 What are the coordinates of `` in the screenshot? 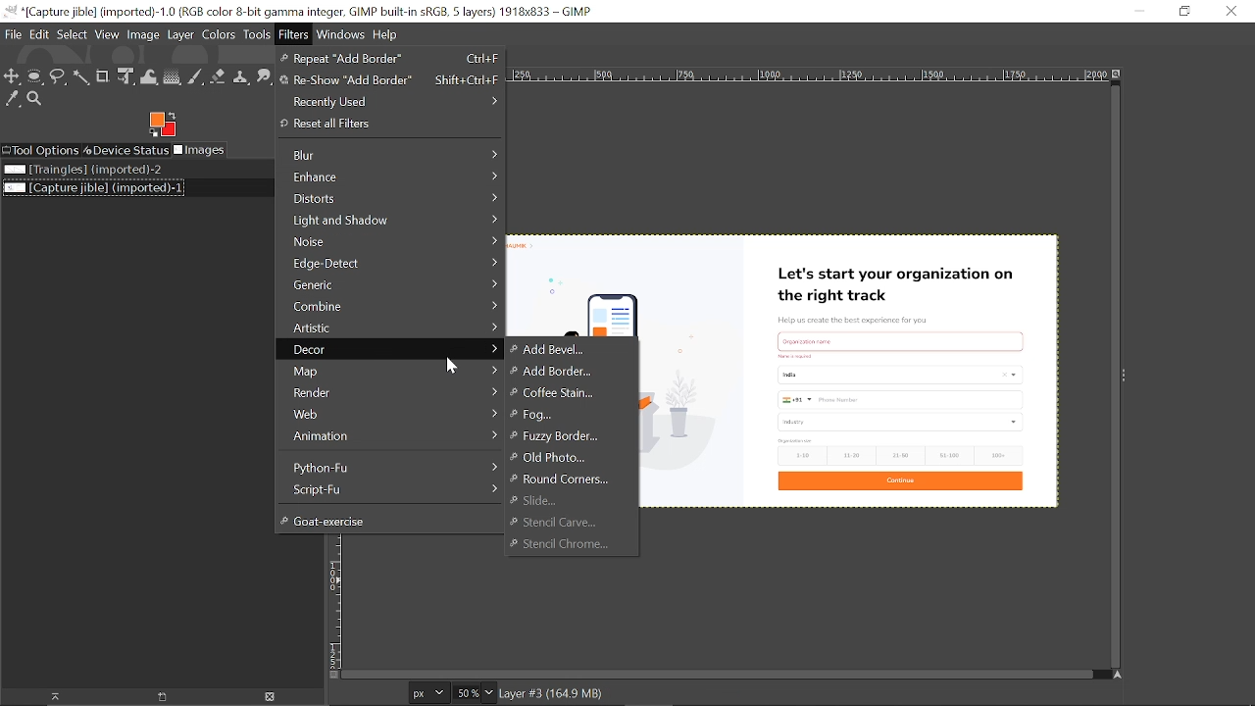 It's located at (899, 338).